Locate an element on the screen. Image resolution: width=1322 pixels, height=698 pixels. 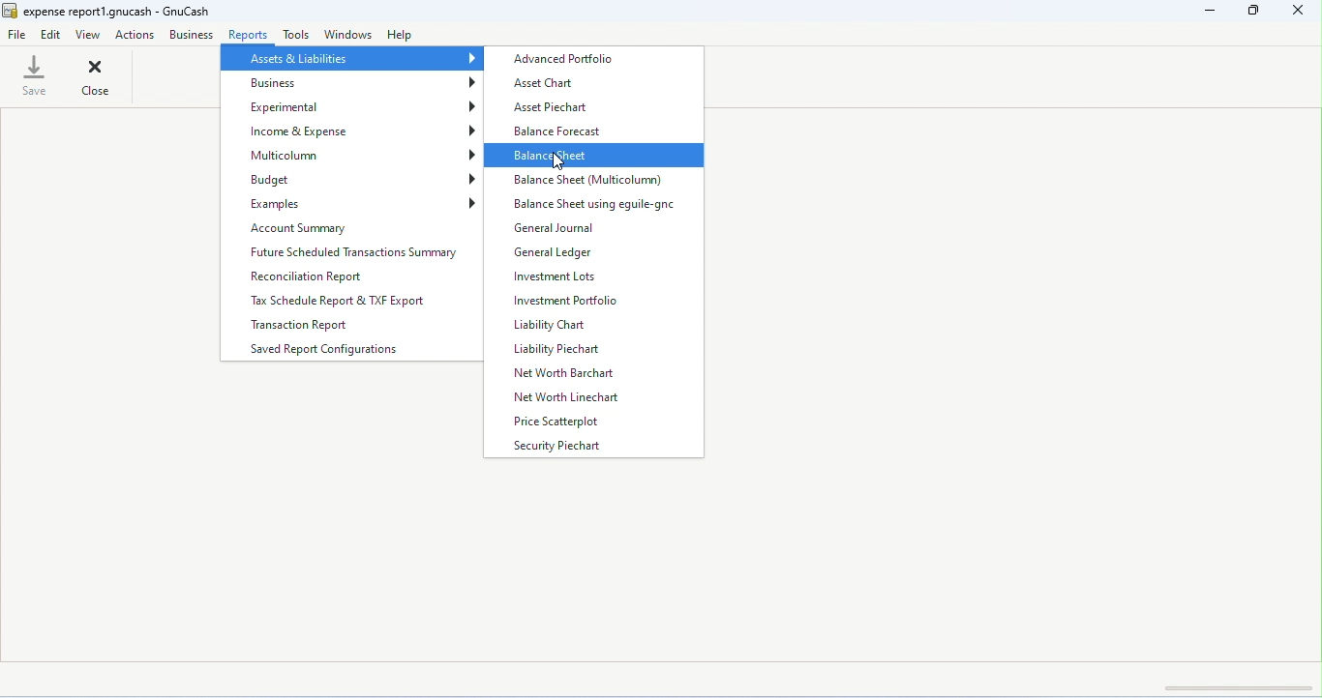
business is located at coordinates (353, 83).